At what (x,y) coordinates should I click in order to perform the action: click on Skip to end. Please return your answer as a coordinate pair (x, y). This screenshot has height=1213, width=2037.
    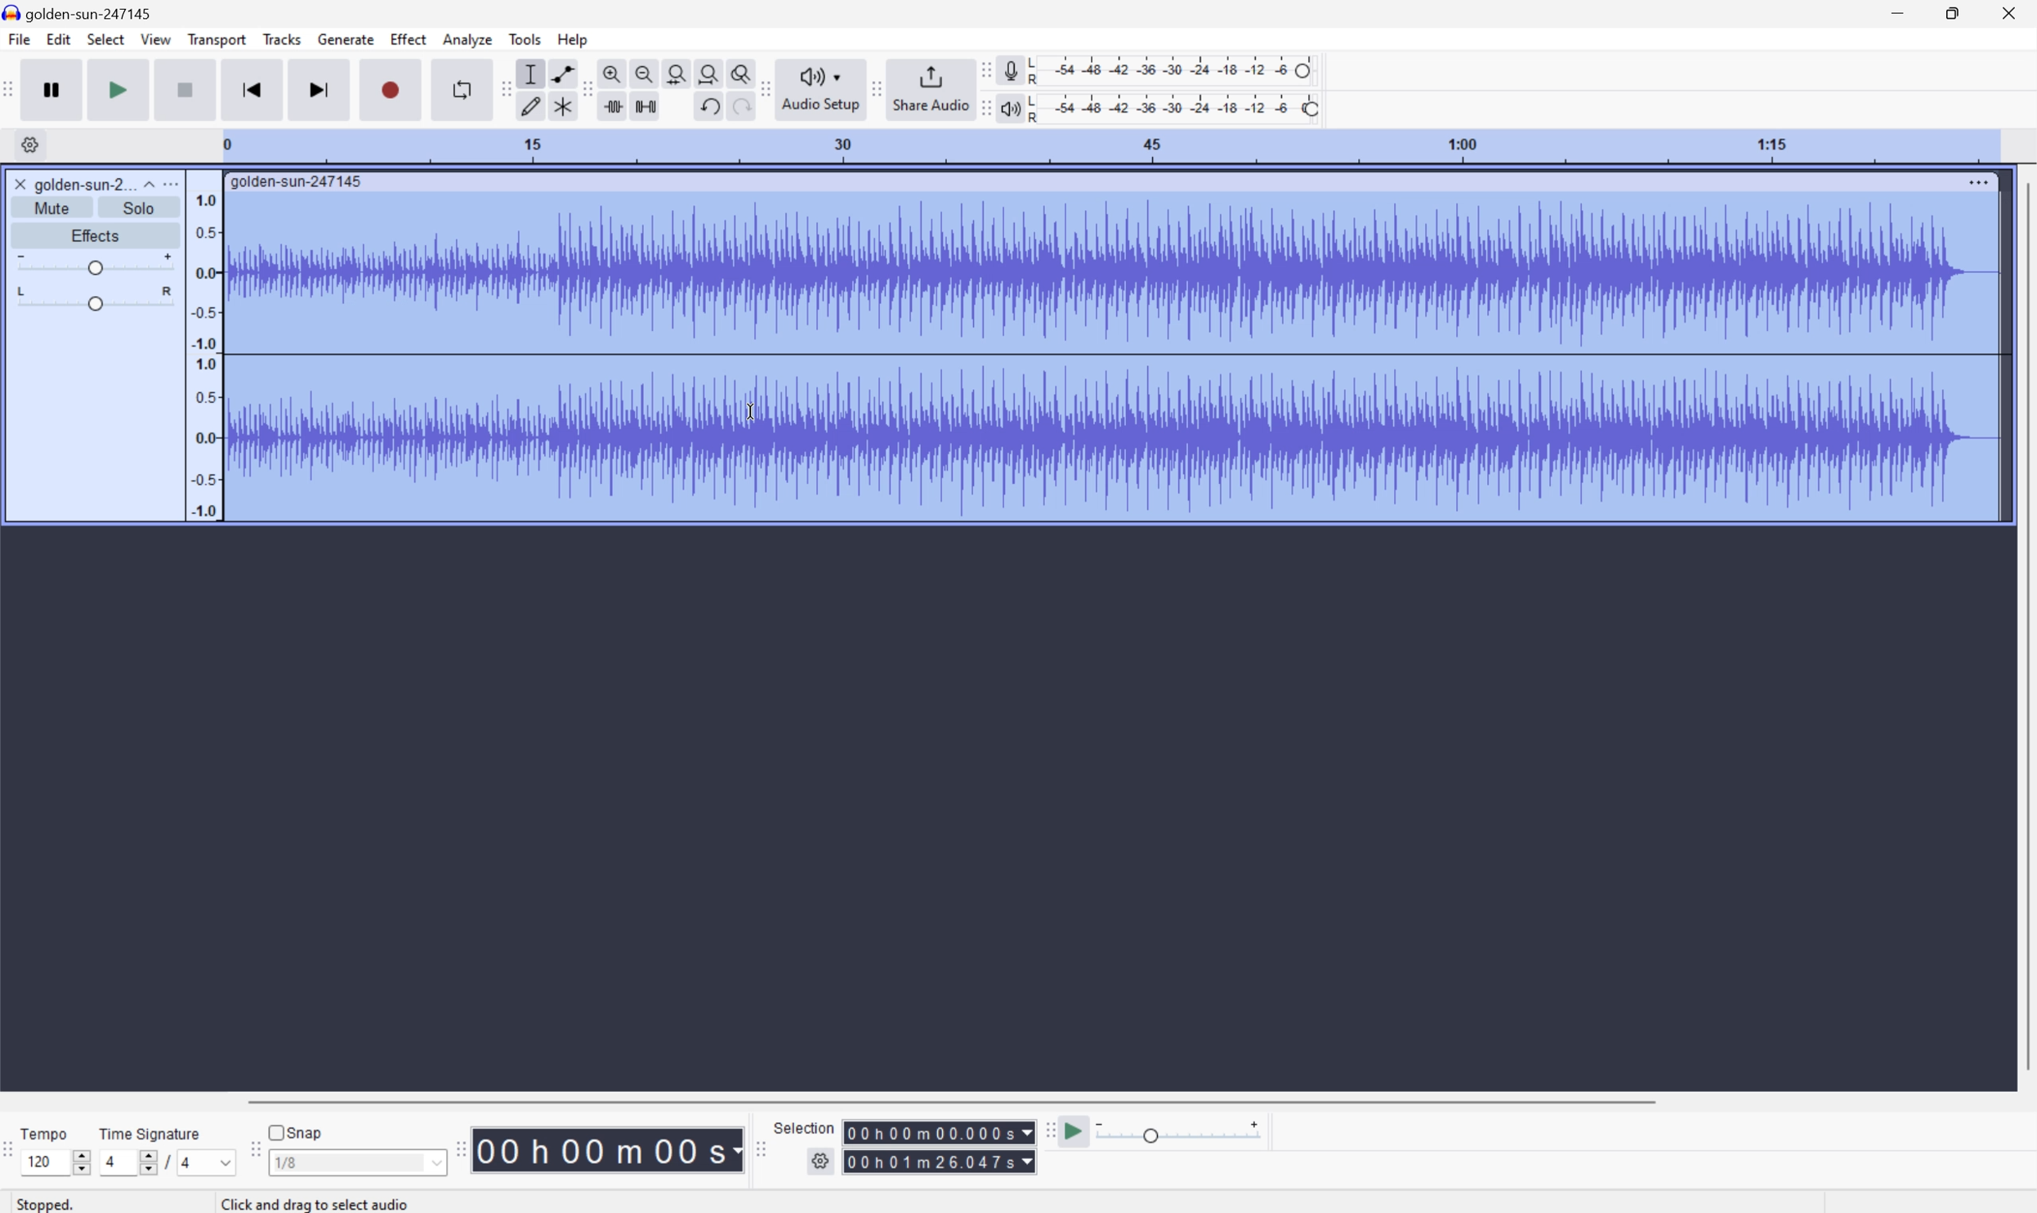
    Looking at the image, I should click on (321, 88).